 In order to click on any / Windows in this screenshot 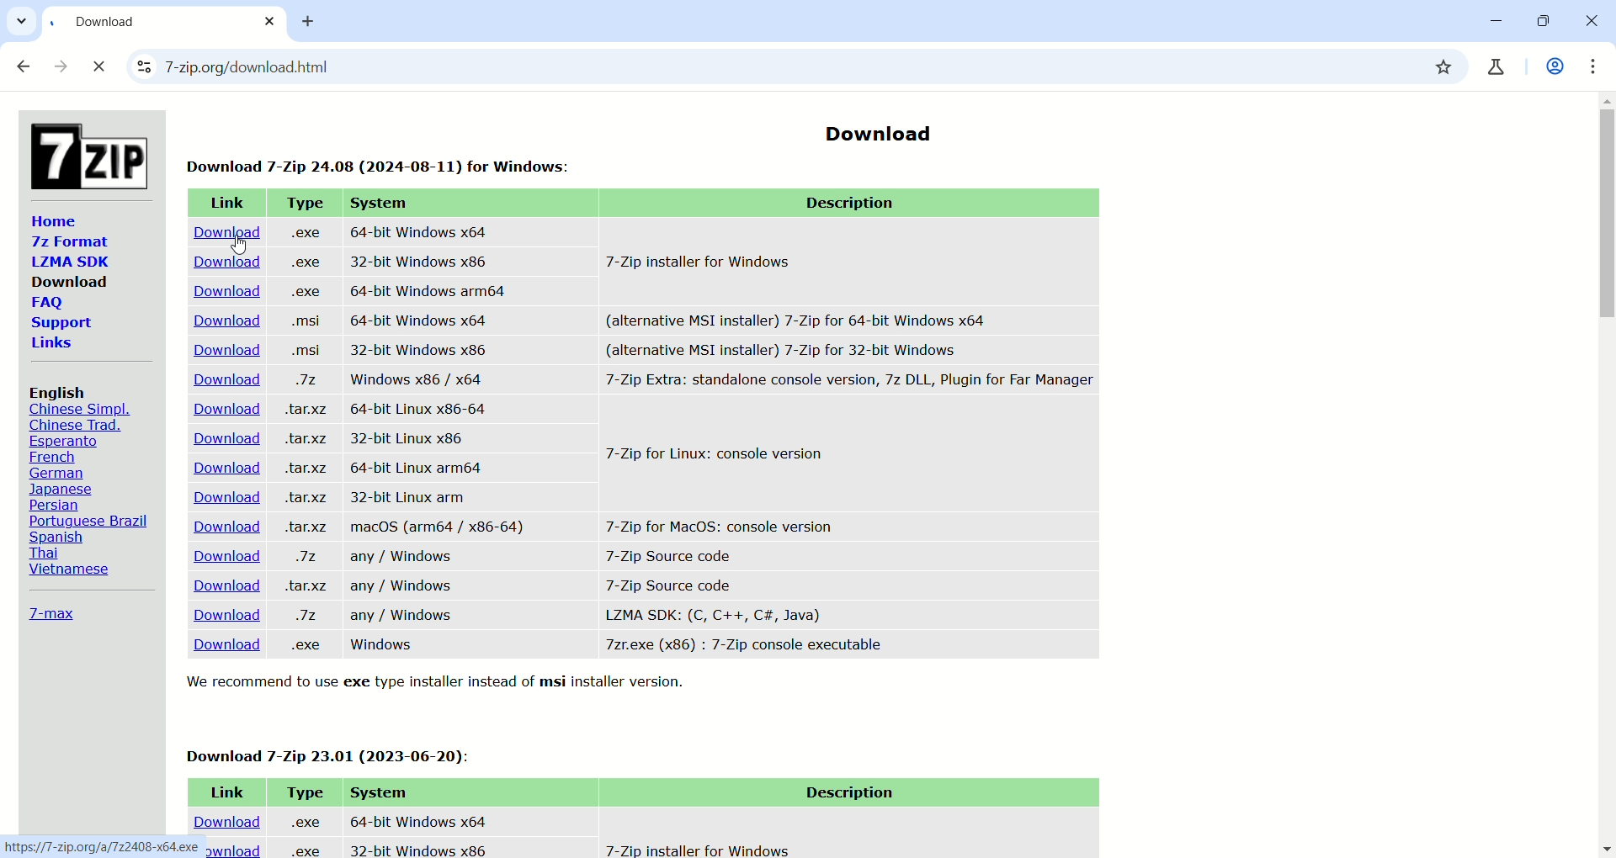, I will do `click(400, 586)`.